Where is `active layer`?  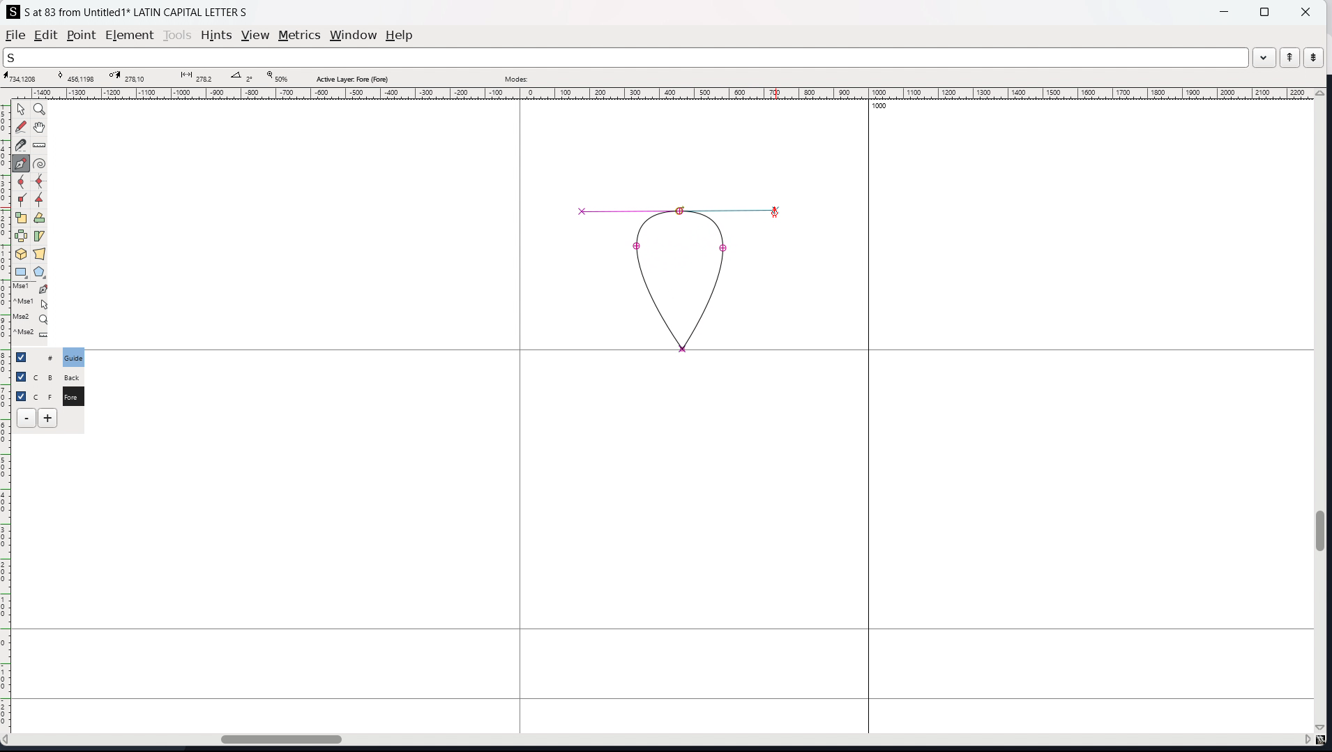
active layer is located at coordinates (351, 79).